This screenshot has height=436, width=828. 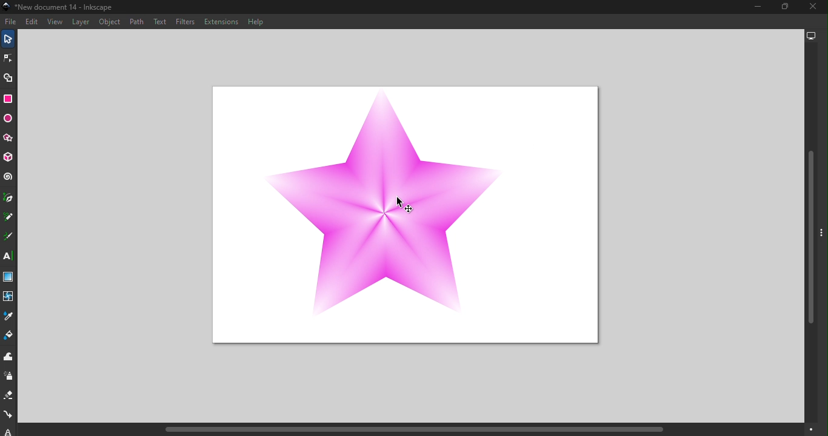 I want to click on Help, so click(x=255, y=22).